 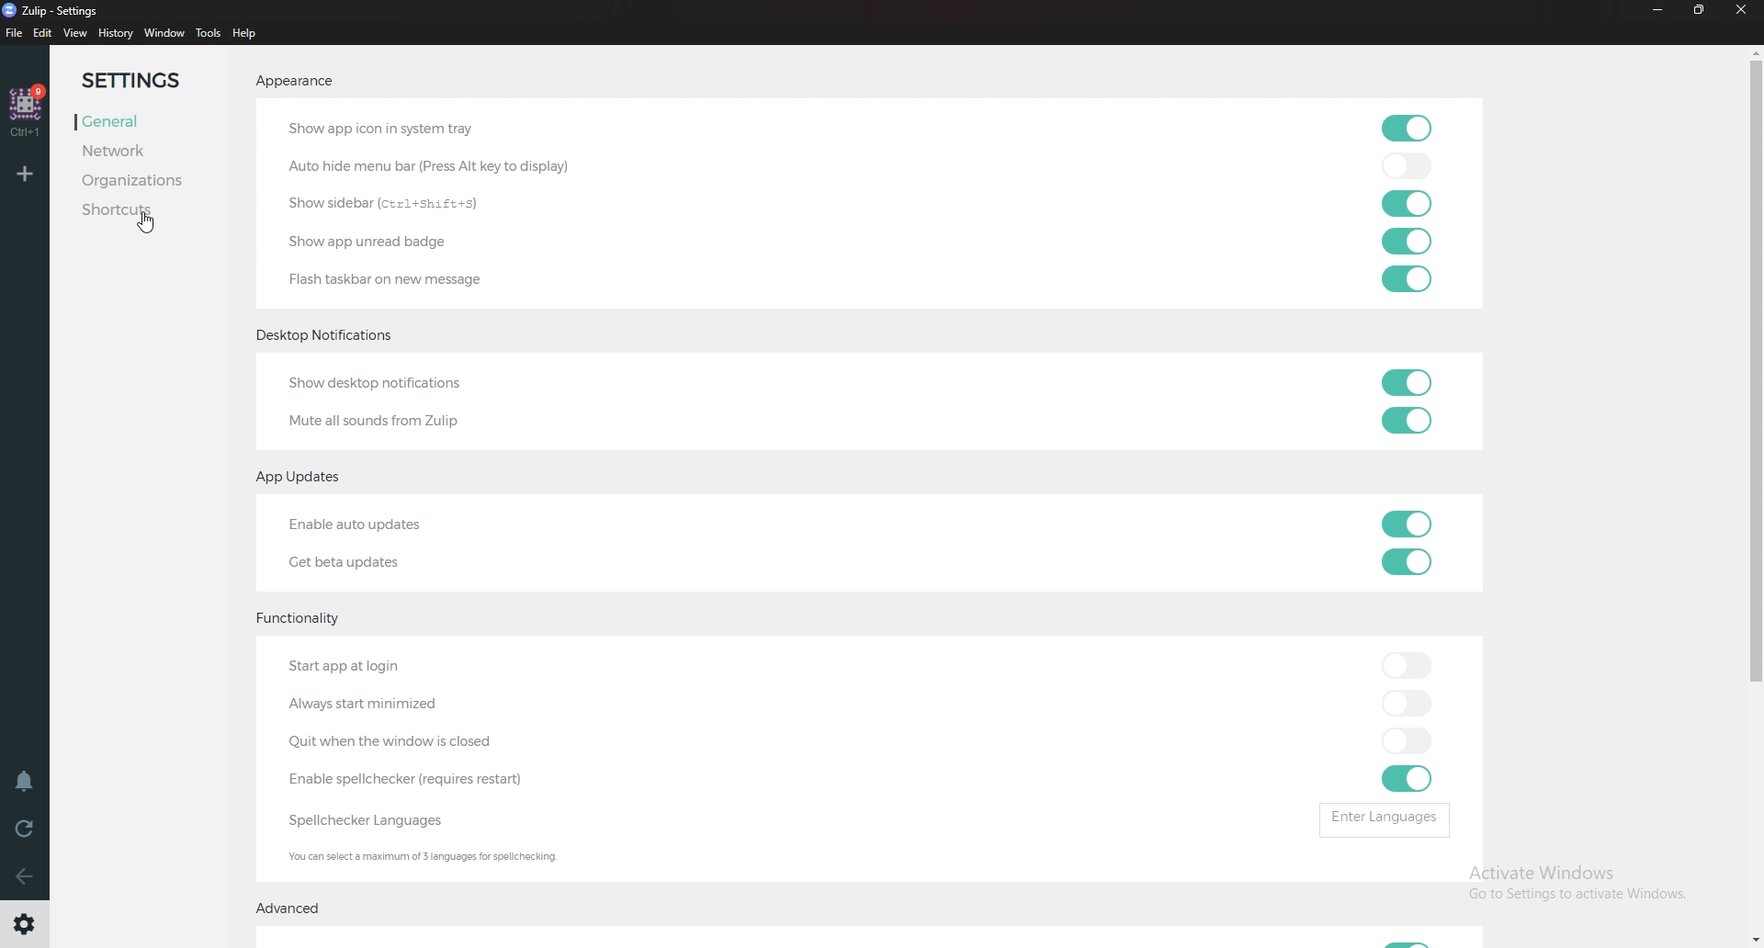 What do you see at coordinates (369, 705) in the screenshot?
I see `Always start minimized` at bounding box center [369, 705].